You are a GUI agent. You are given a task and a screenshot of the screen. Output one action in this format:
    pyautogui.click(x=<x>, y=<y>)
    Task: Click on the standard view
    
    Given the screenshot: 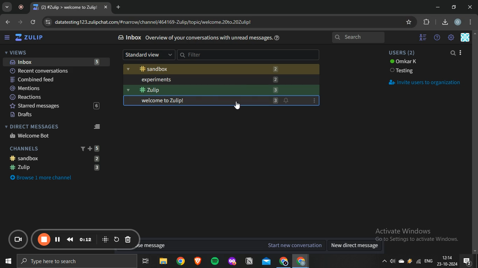 What is the action you would take?
    pyautogui.click(x=149, y=55)
    